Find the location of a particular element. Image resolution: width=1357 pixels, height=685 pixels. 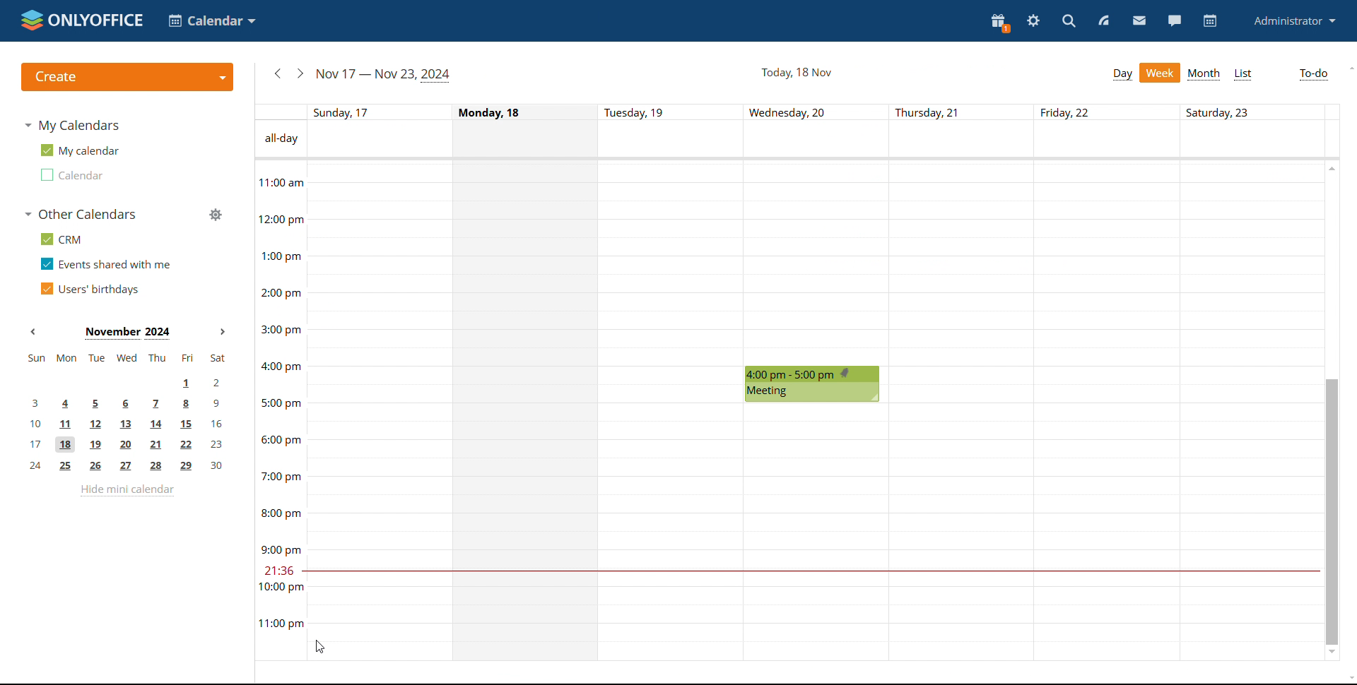

Thursday is located at coordinates (962, 411).